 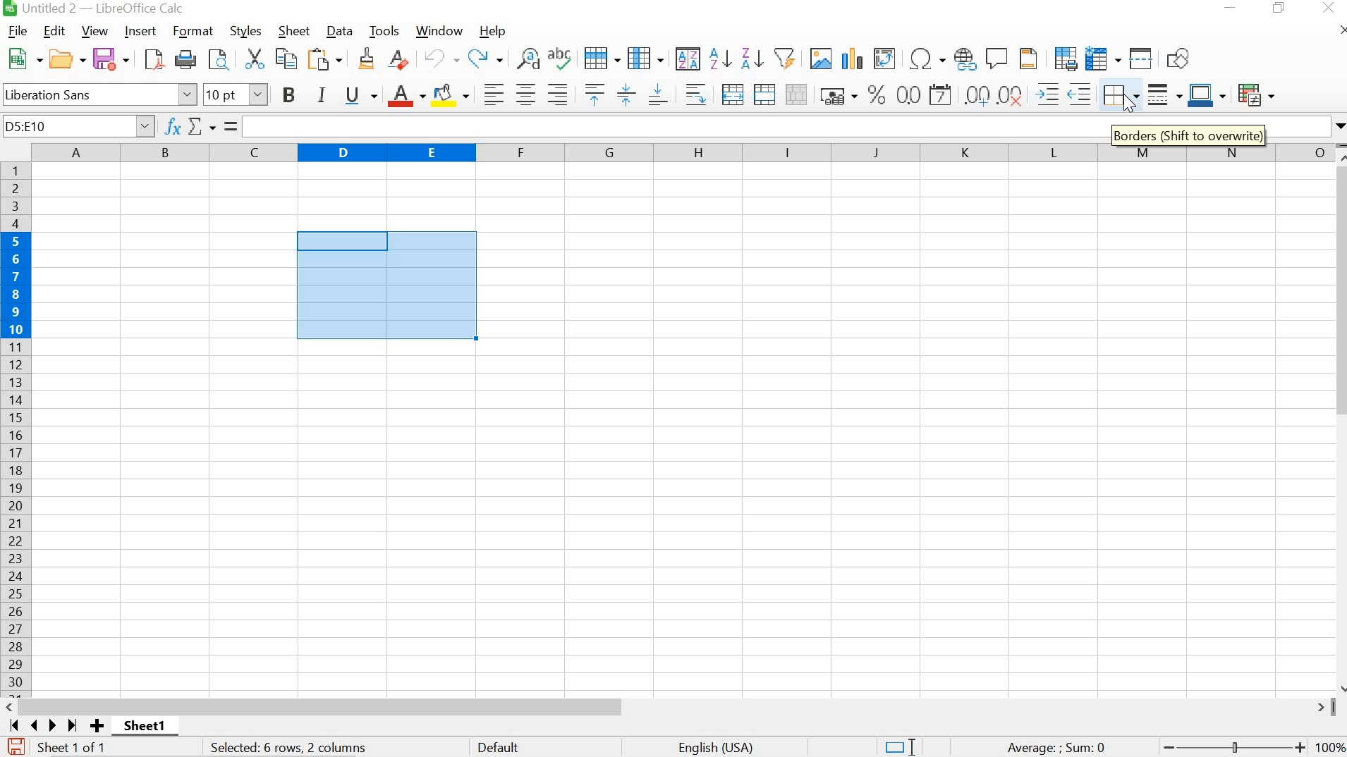 What do you see at coordinates (719, 60) in the screenshot?
I see `SORT ASCENDING` at bounding box center [719, 60].